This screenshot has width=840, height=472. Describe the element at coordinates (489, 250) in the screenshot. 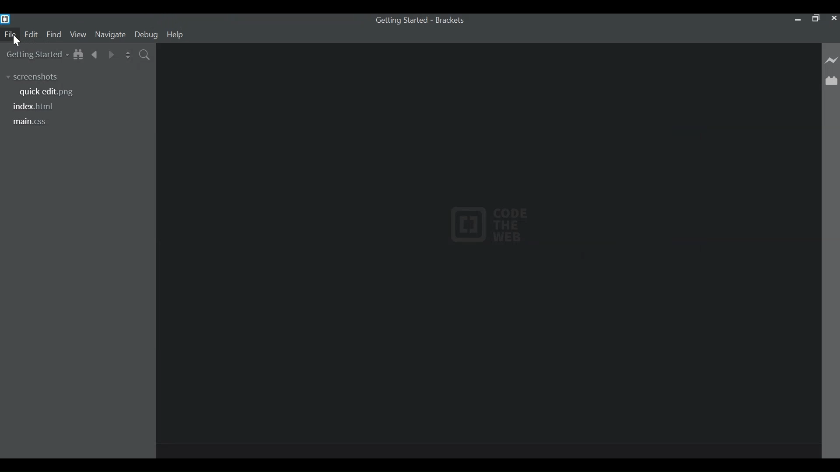

I see `Default Start Screen` at that location.